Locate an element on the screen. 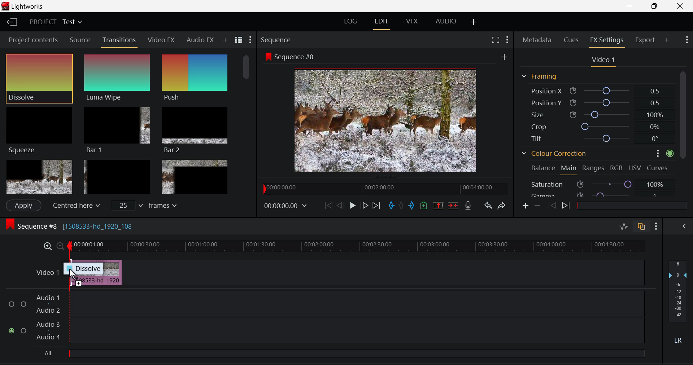 Image resolution: width=693 pixels, height=365 pixels. Project contents is located at coordinates (31, 39).